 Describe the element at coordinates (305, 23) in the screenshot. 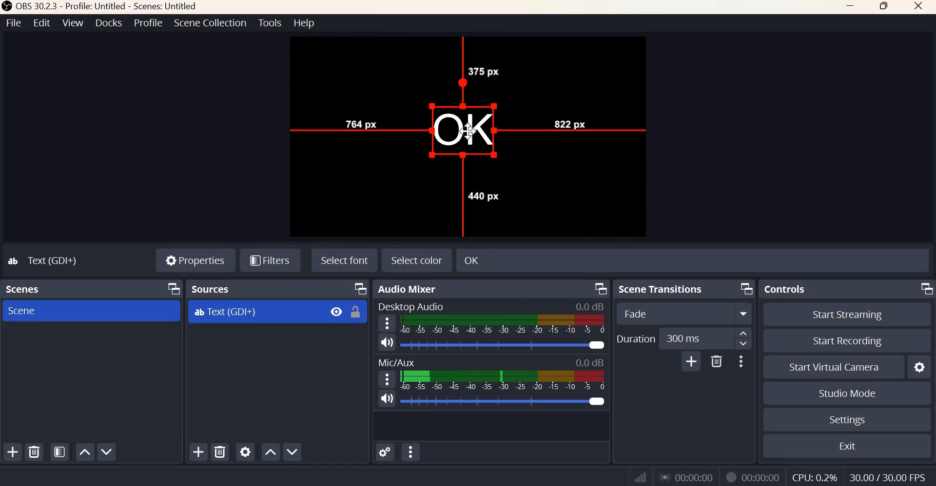

I see `Help` at that location.